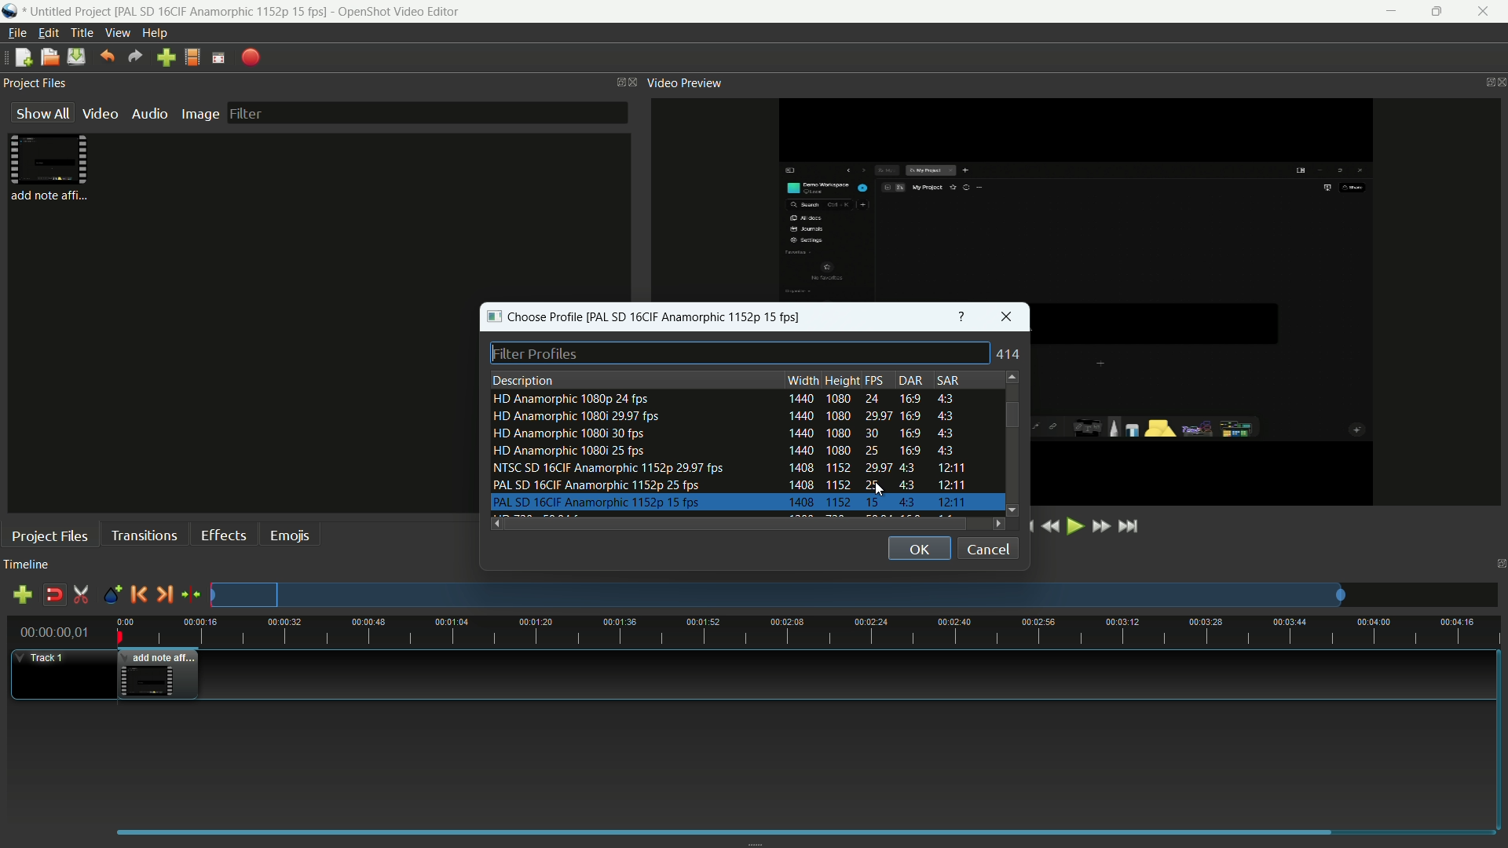  I want to click on timeline, so click(27, 566).